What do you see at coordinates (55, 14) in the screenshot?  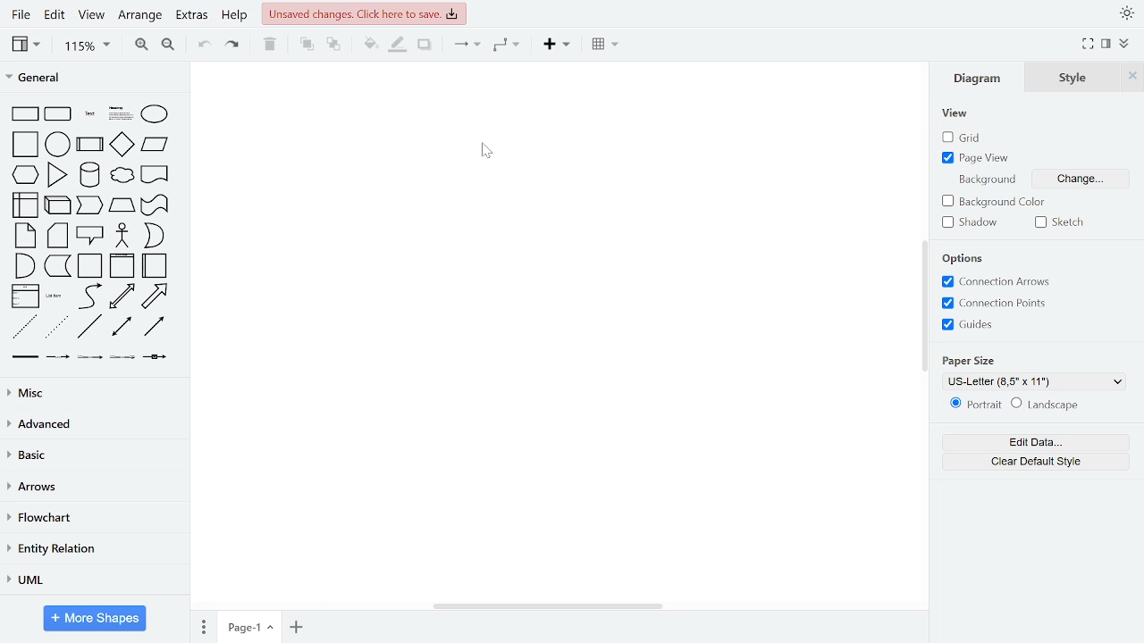 I see `edit` at bounding box center [55, 14].